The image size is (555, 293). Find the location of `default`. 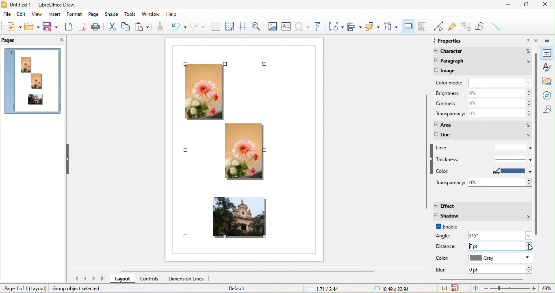

default is located at coordinates (244, 288).